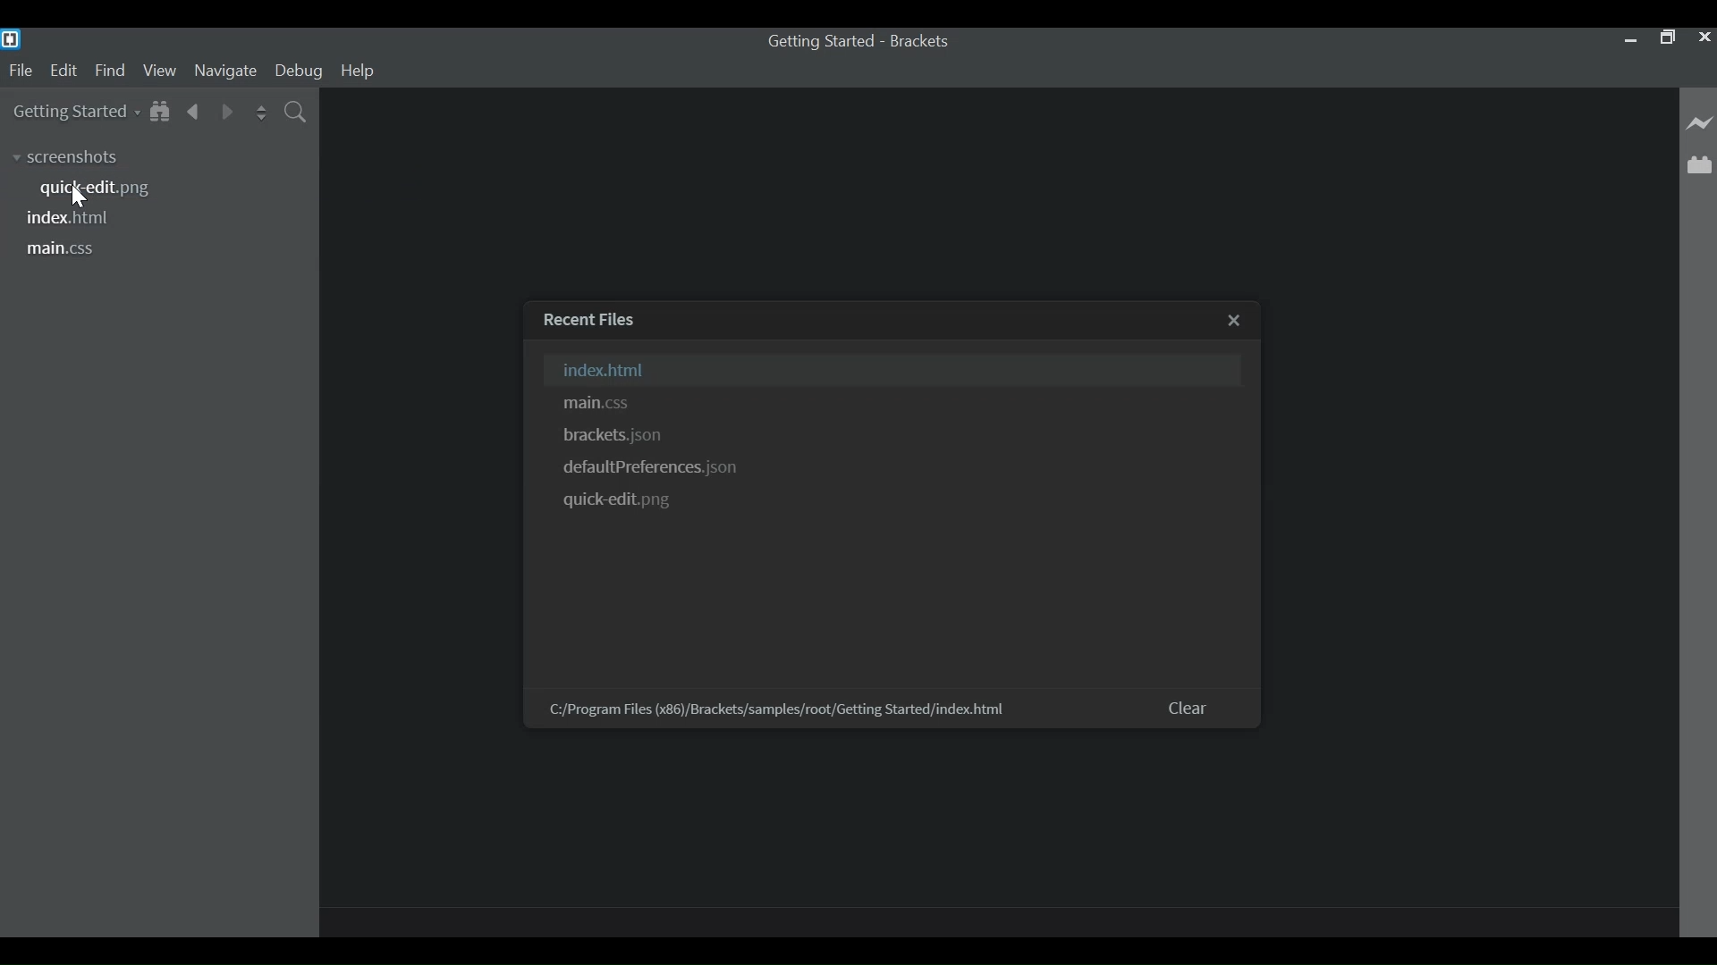 The width and height of the screenshot is (1717, 965). What do you see at coordinates (778, 709) in the screenshot?
I see `C:/Program Files (*56)/Brackets/samples/root/Getting Started/index.html` at bounding box center [778, 709].